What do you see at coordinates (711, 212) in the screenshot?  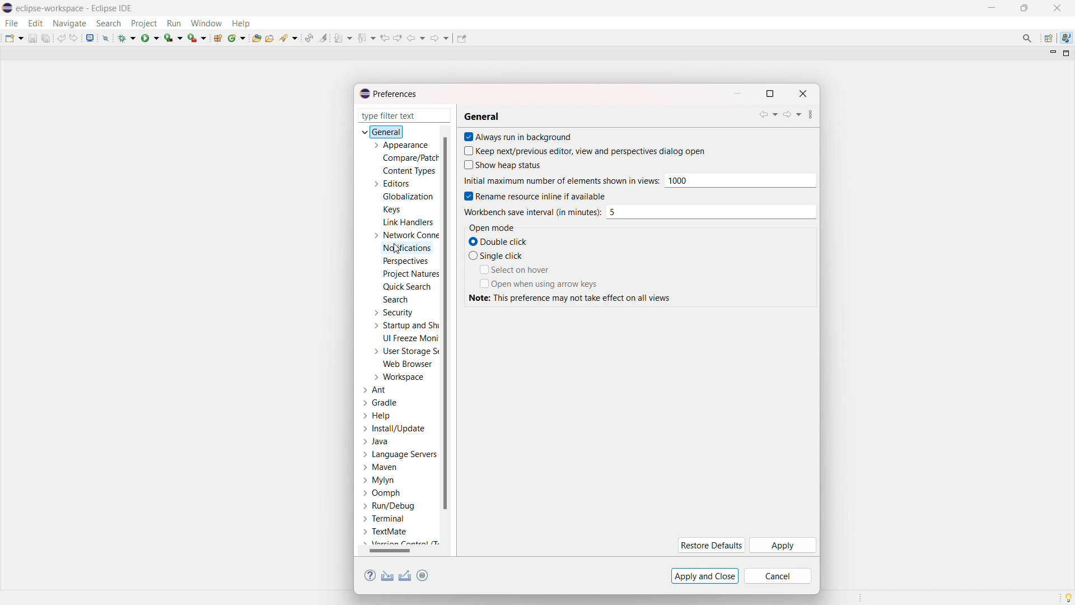 I see `workbench save interval (in minutes)` at bounding box center [711, 212].